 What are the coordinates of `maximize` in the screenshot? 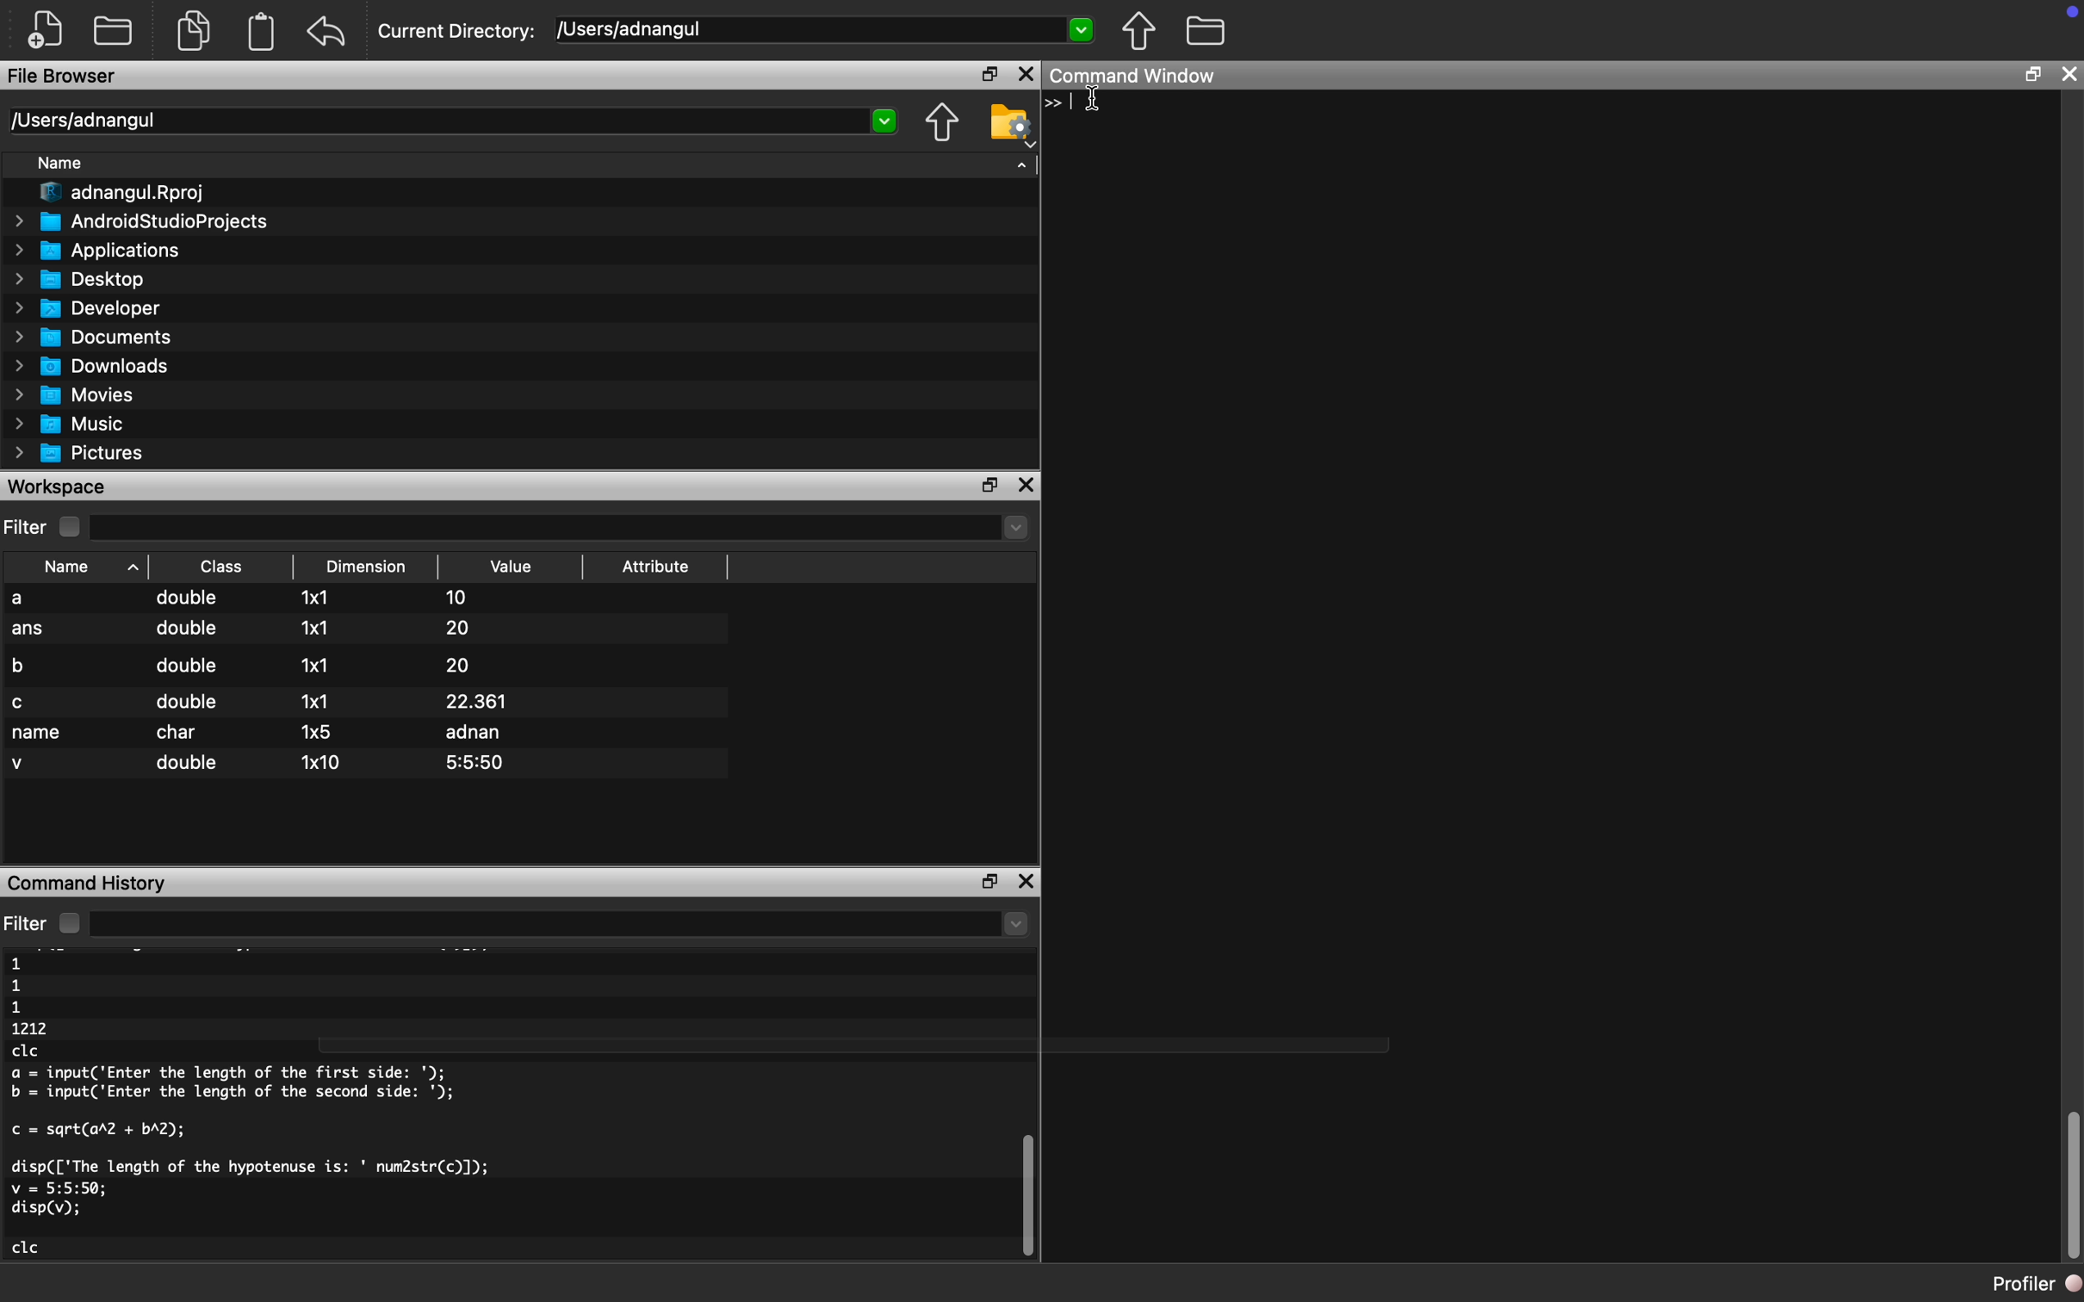 It's located at (2032, 72).